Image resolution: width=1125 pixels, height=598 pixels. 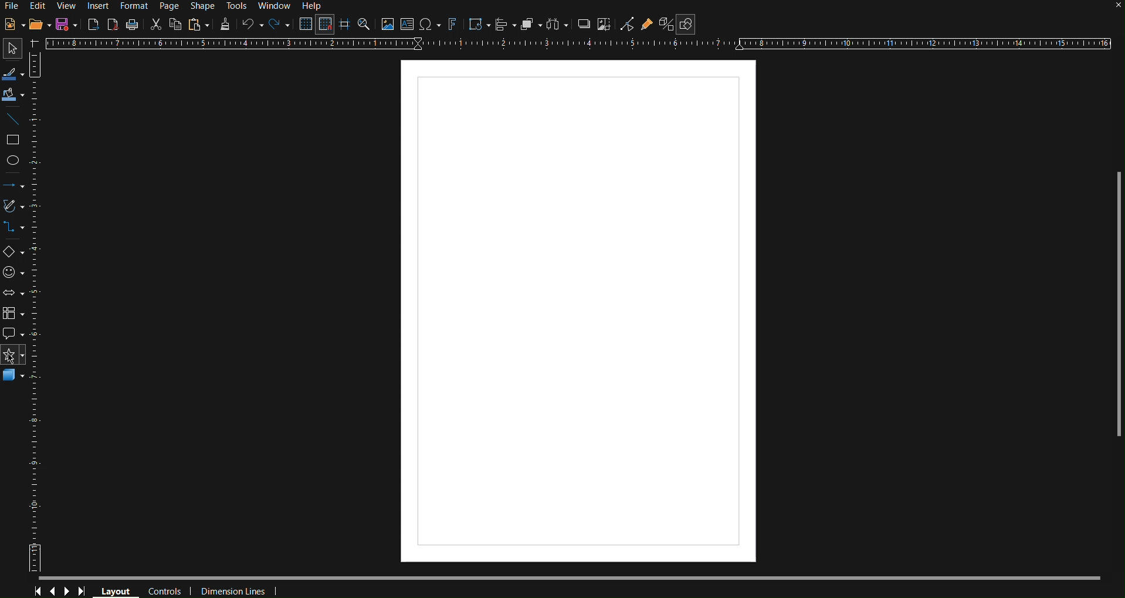 I want to click on Vertical Ruler, so click(x=39, y=311).